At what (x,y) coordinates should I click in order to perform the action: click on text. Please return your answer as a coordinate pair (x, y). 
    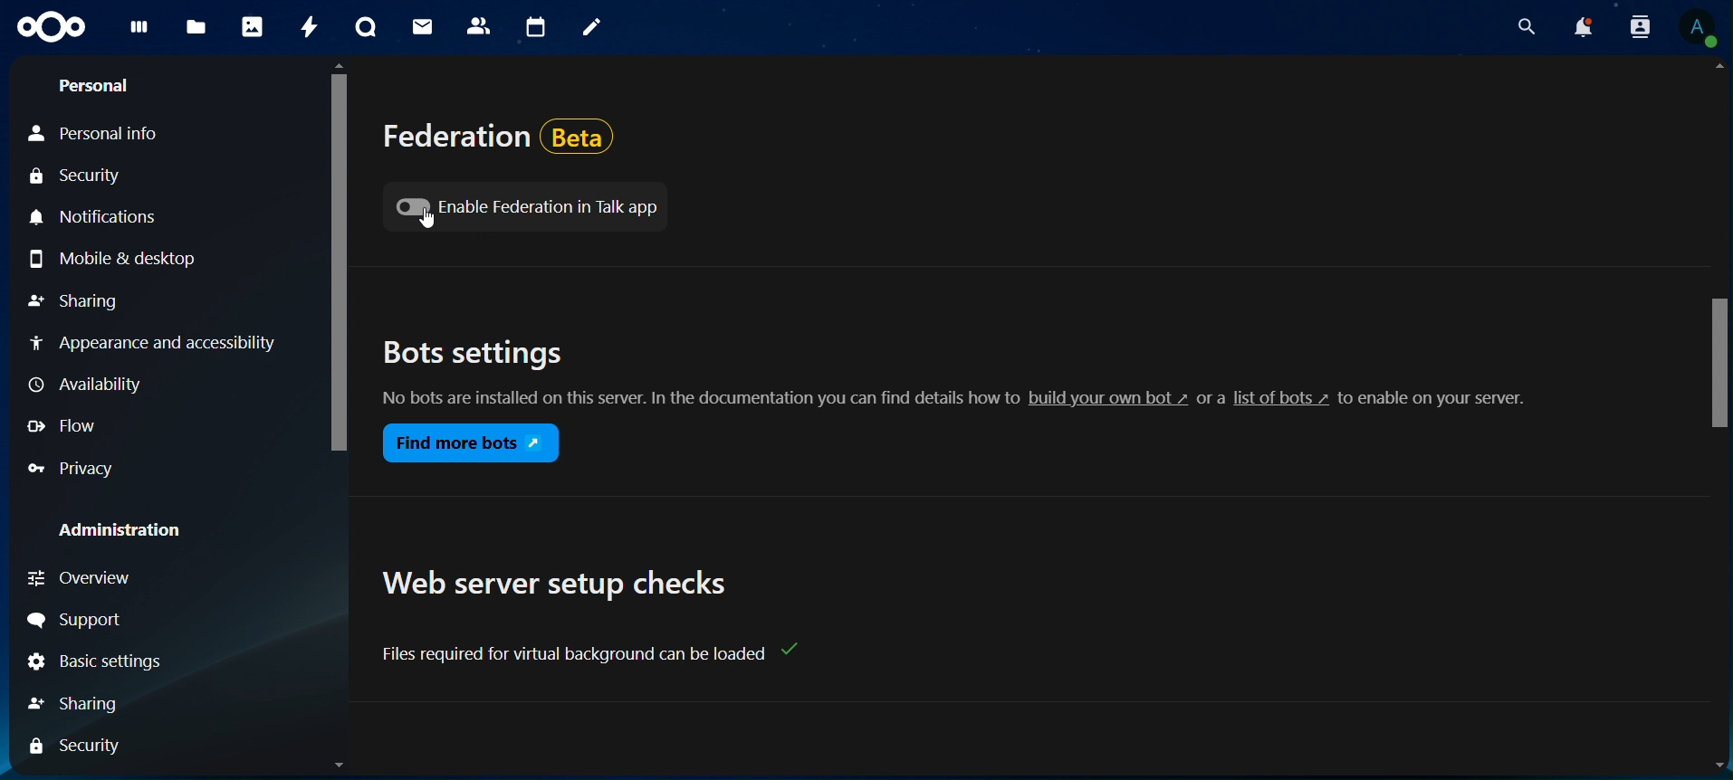
    Looking at the image, I should click on (572, 652).